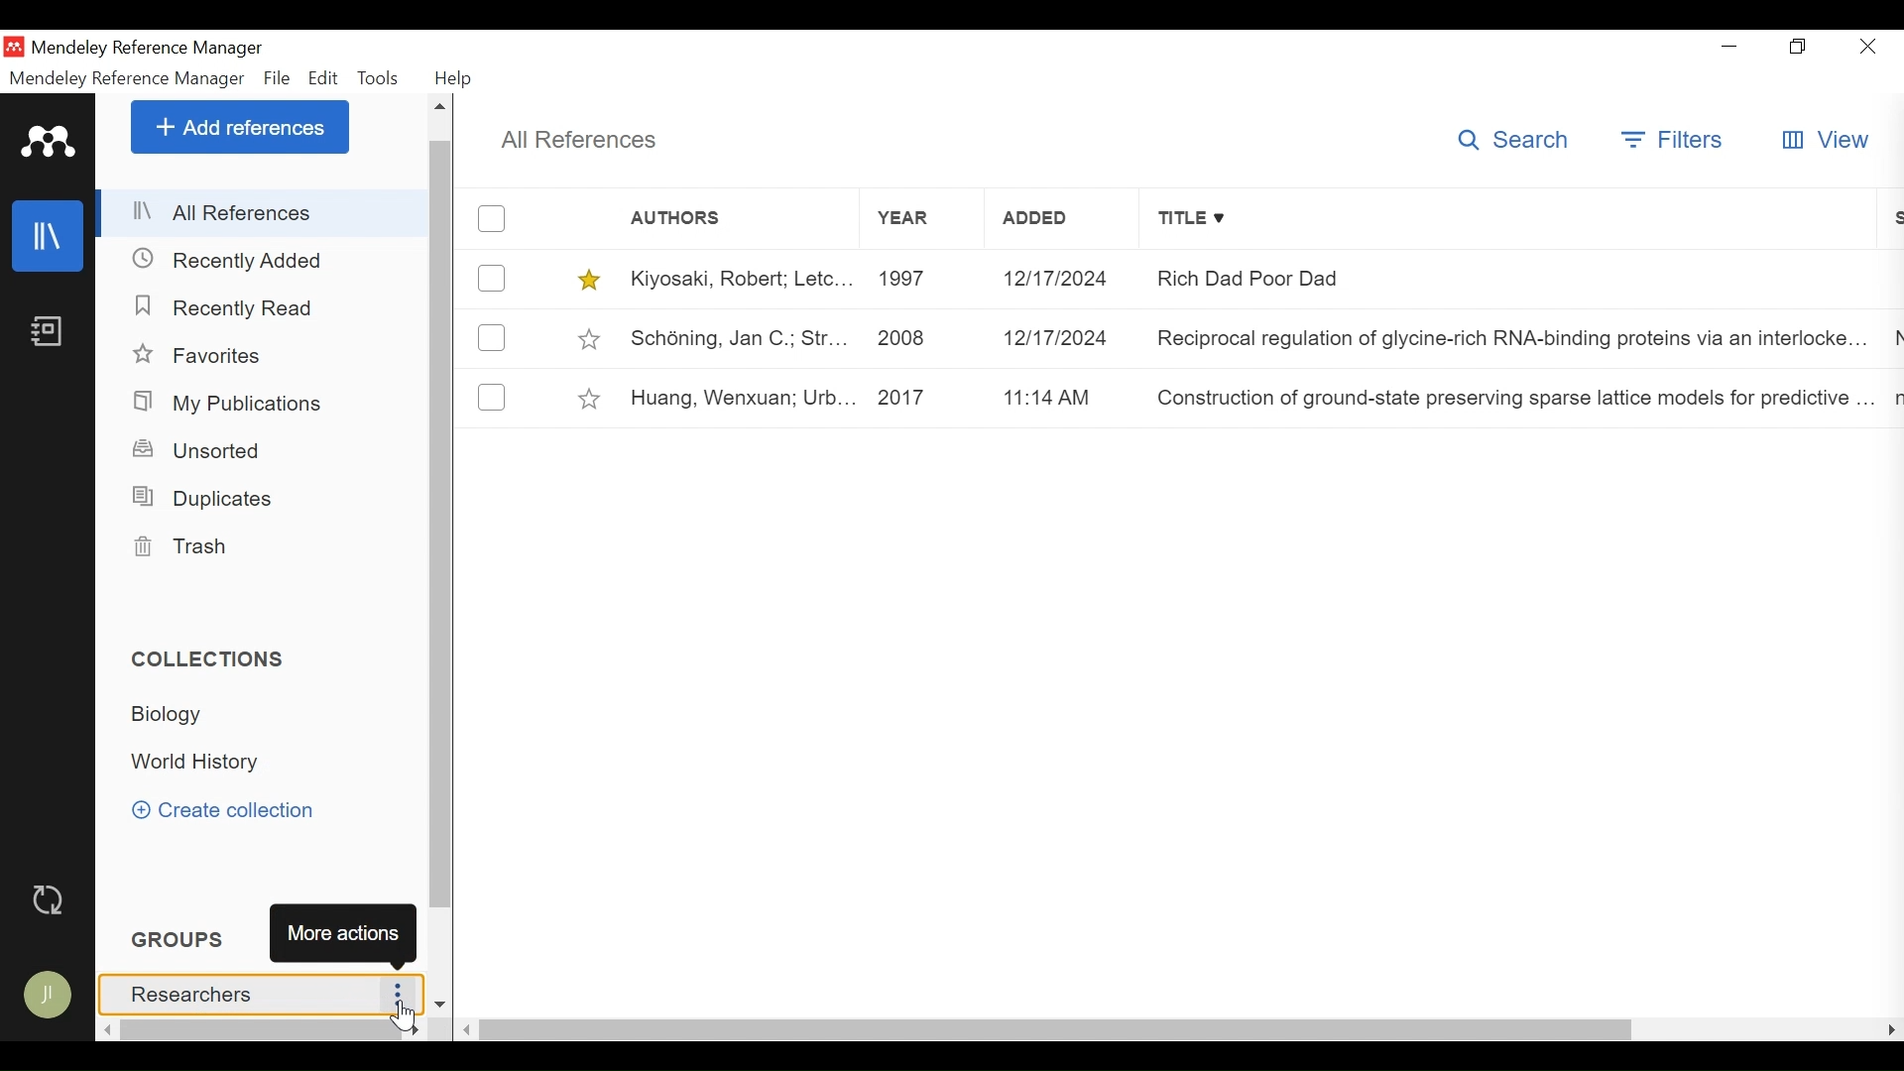  What do you see at coordinates (923, 398) in the screenshot?
I see `2017` at bounding box center [923, 398].